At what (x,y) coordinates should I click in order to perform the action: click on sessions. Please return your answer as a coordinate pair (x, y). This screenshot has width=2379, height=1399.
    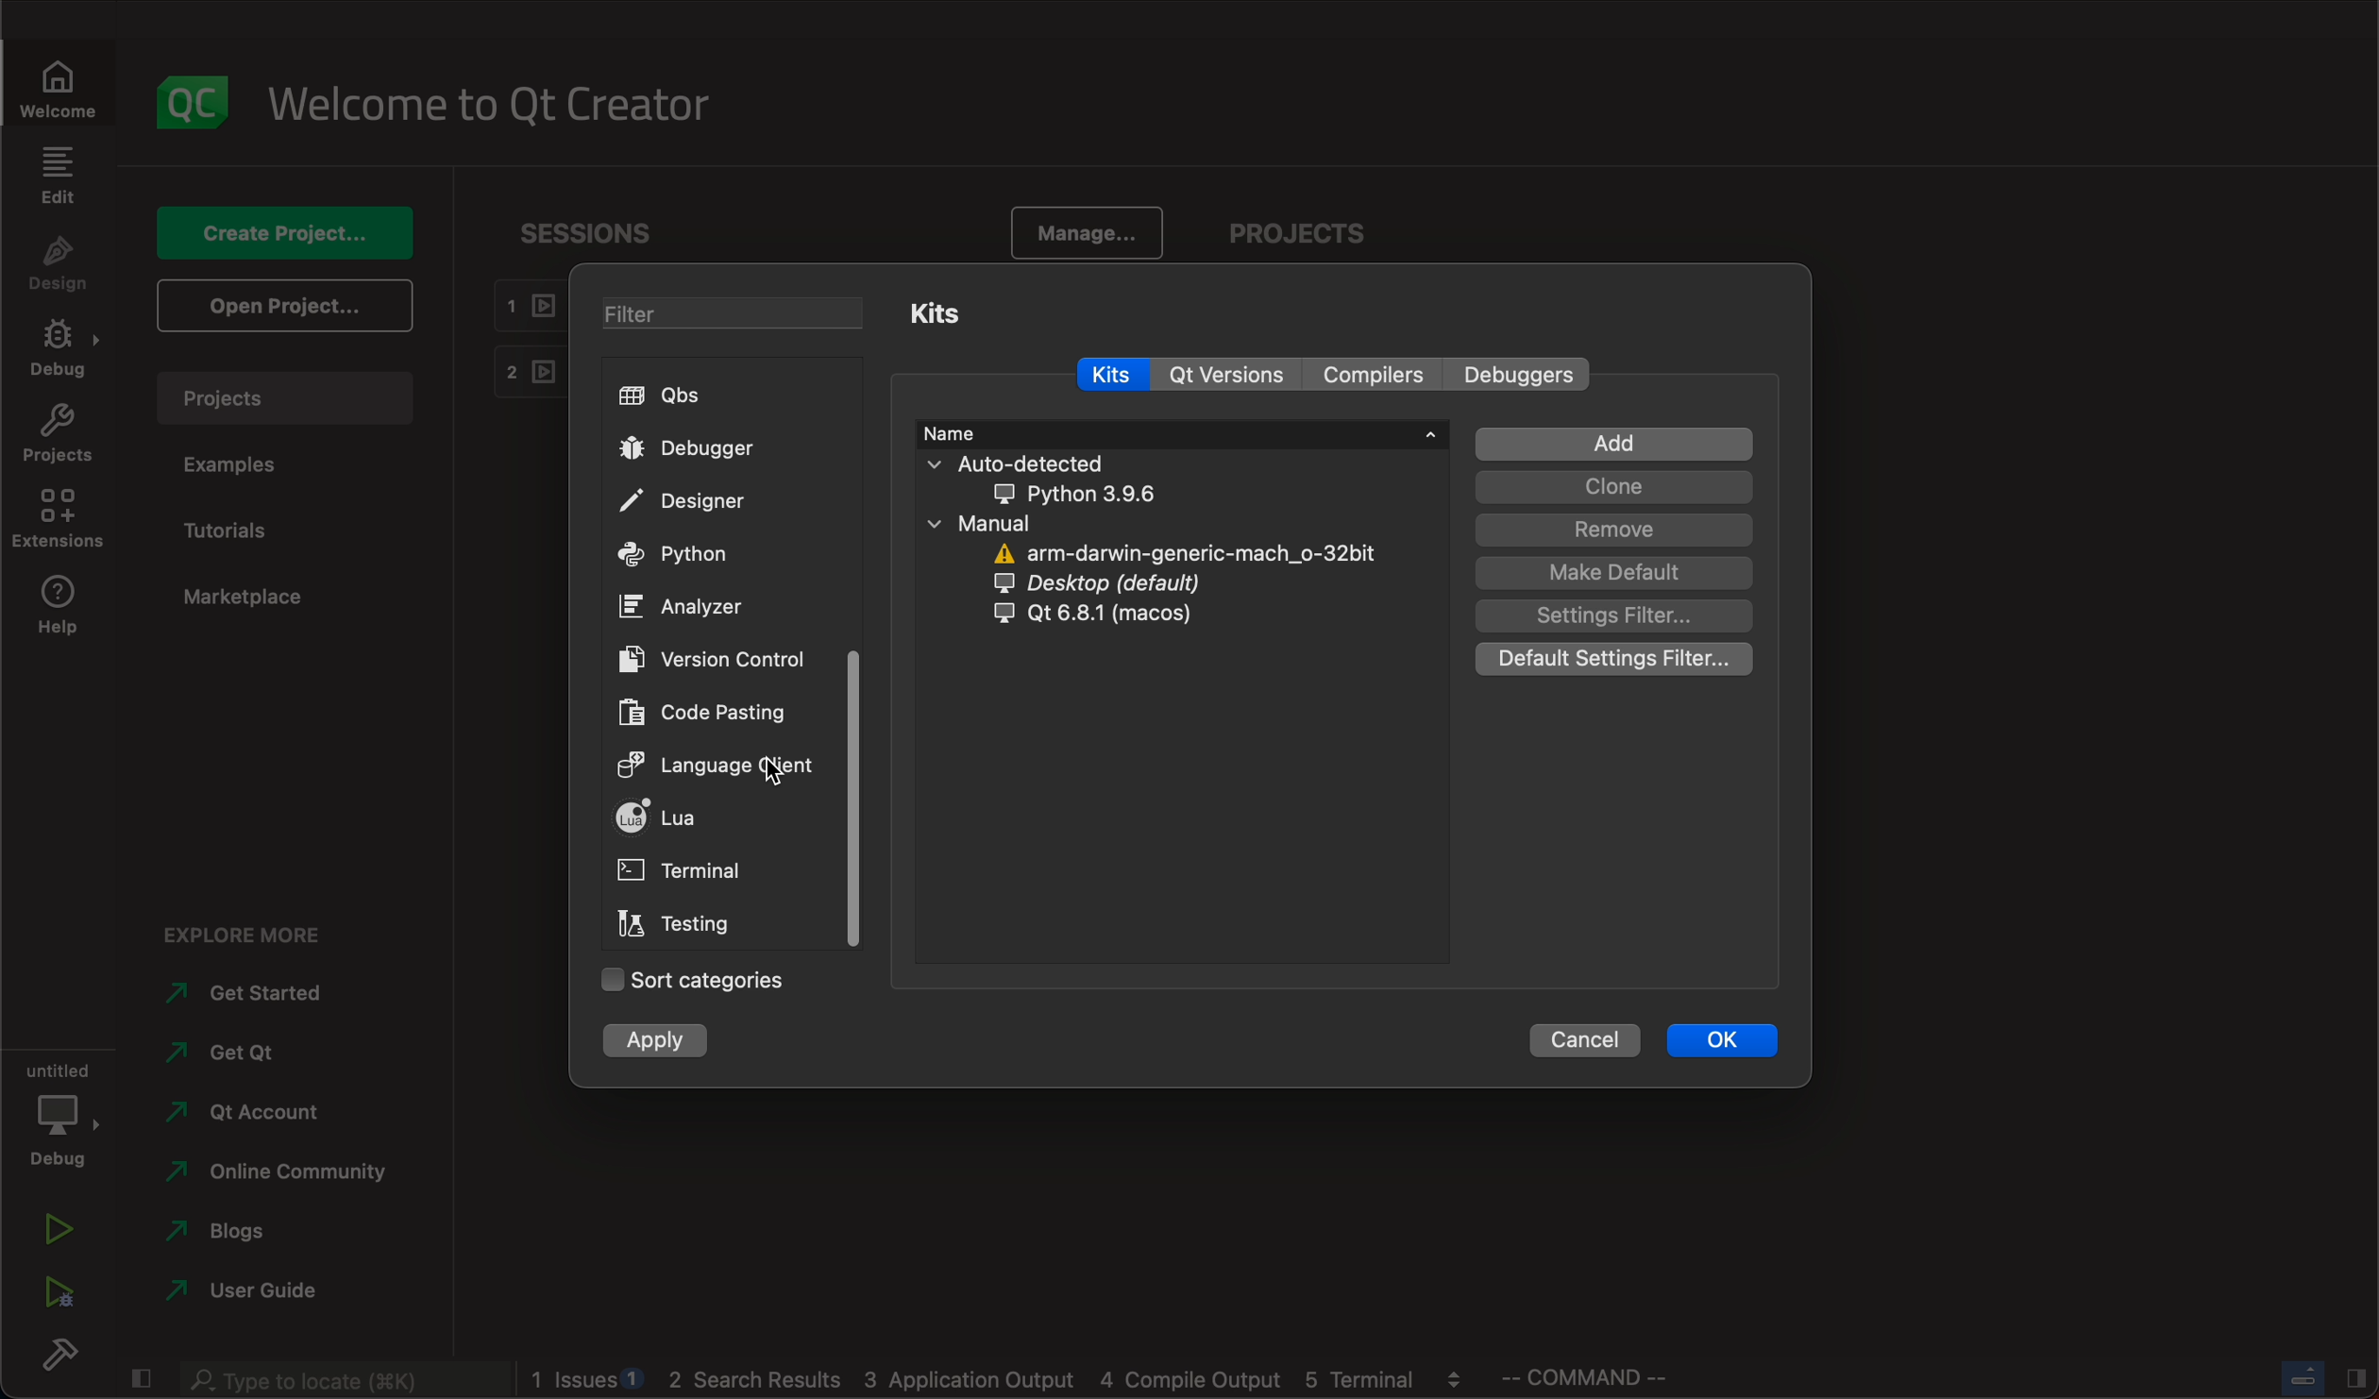
    Looking at the image, I should click on (587, 240).